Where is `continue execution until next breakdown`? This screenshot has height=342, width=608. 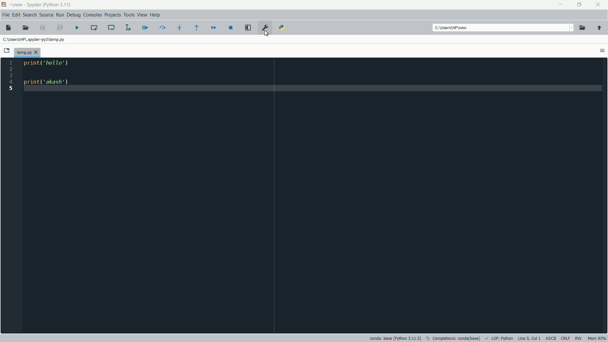
continue execution until next breakdown is located at coordinates (213, 28).